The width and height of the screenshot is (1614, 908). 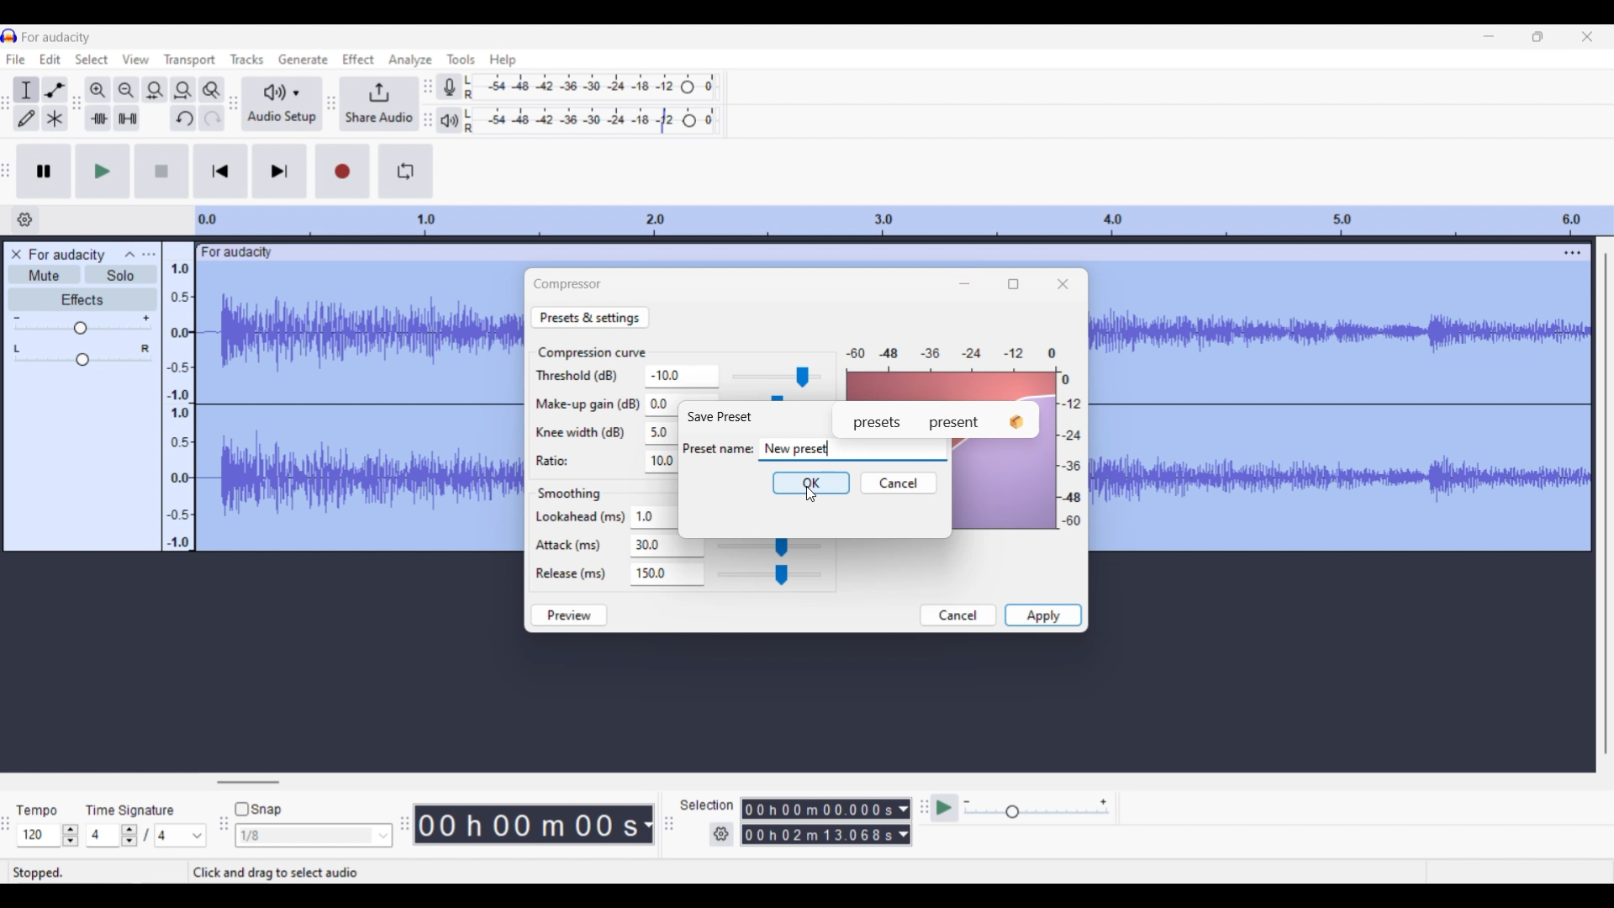 I want to click on Minimize , so click(x=1489, y=36).